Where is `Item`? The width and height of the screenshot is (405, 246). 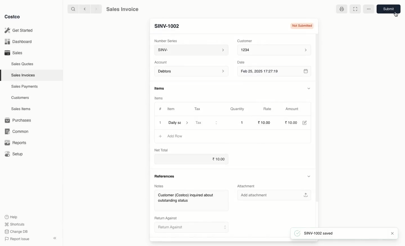 Item is located at coordinates (172, 109).